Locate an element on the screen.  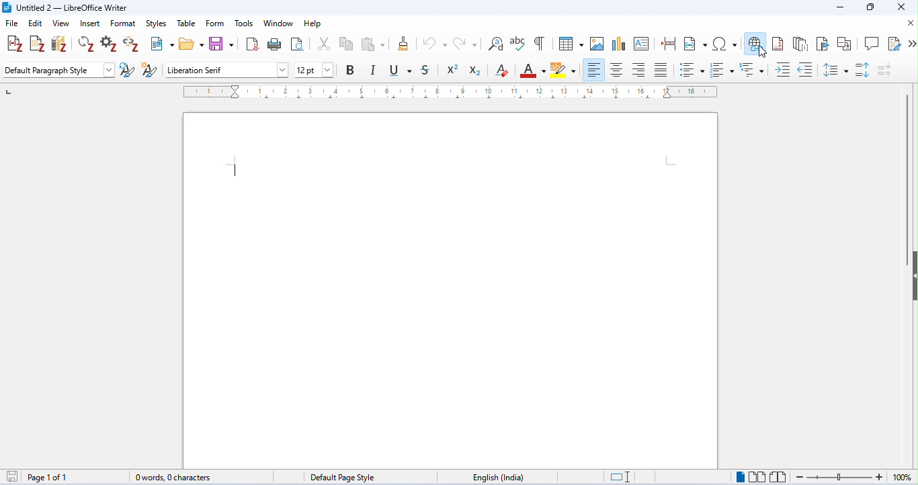
insert page break is located at coordinates (669, 43).